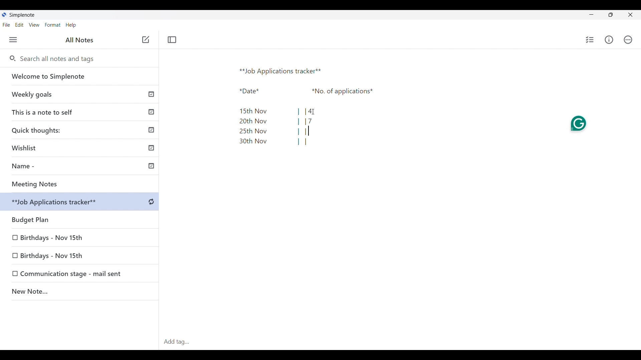 The height and width of the screenshot is (360, 641). Describe the element at coordinates (631, 15) in the screenshot. I see `Close interface` at that location.